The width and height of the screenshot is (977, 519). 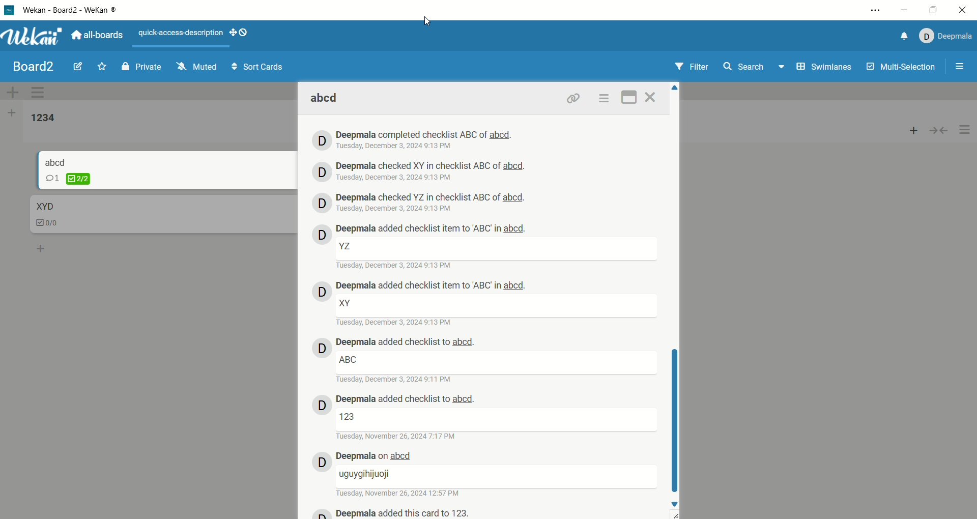 What do you see at coordinates (755, 68) in the screenshot?
I see `search` at bounding box center [755, 68].